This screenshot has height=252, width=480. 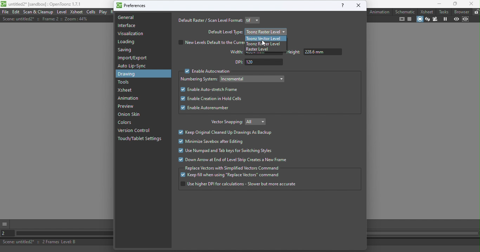 I want to click on Maximize, so click(x=454, y=4).